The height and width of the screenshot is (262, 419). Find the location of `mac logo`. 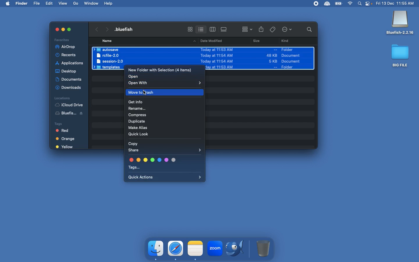

mac logo is located at coordinates (8, 3).